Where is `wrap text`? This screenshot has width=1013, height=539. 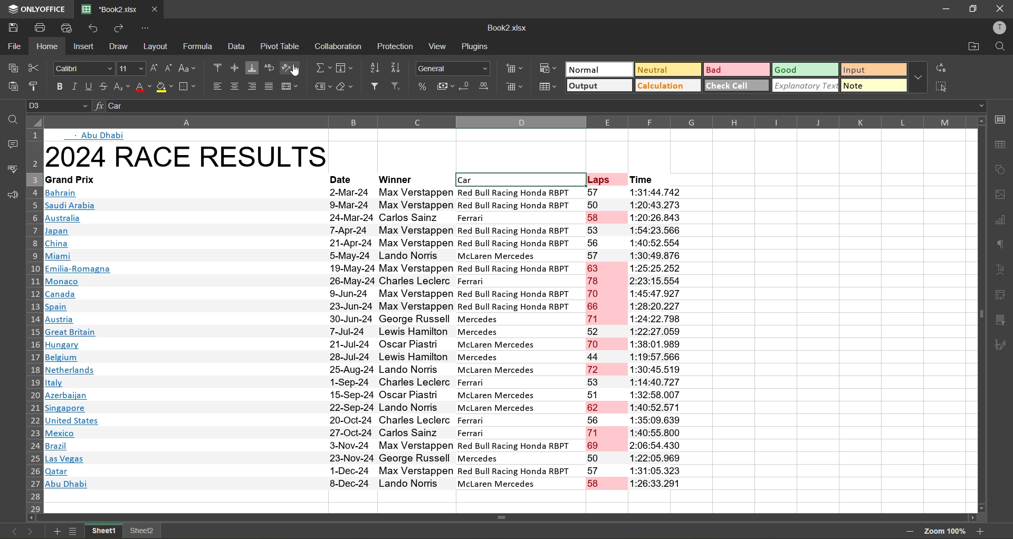 wrap text is located at coordinates (270, 67).